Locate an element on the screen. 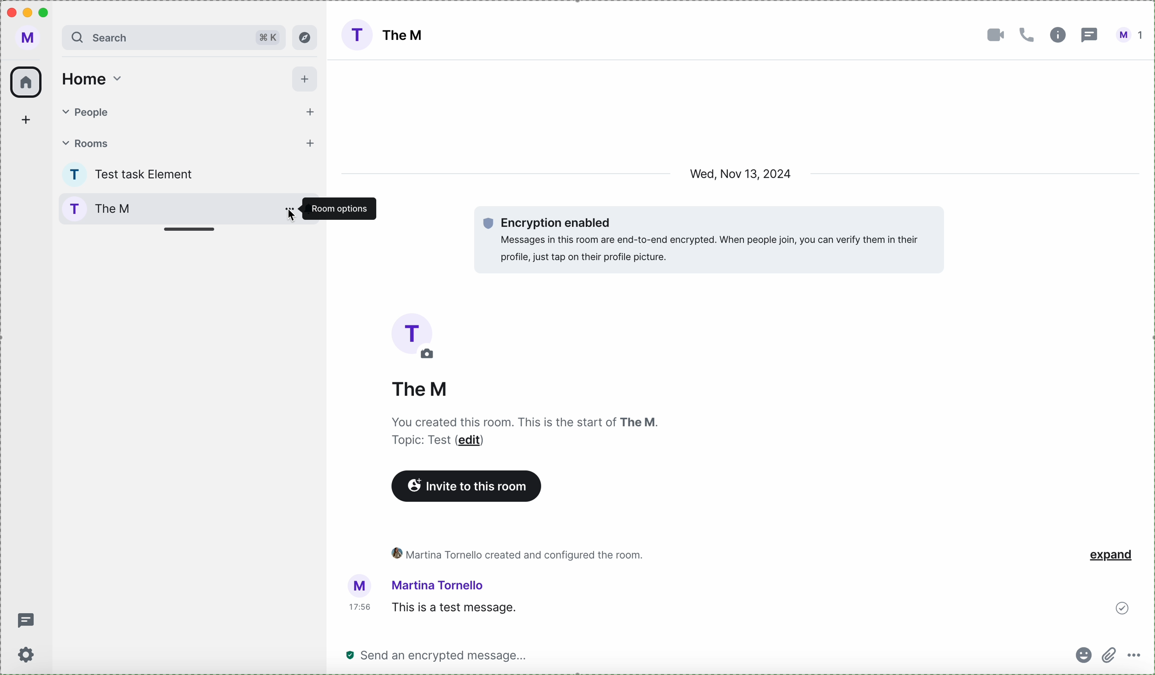  date is located at coordinates (742, 173).